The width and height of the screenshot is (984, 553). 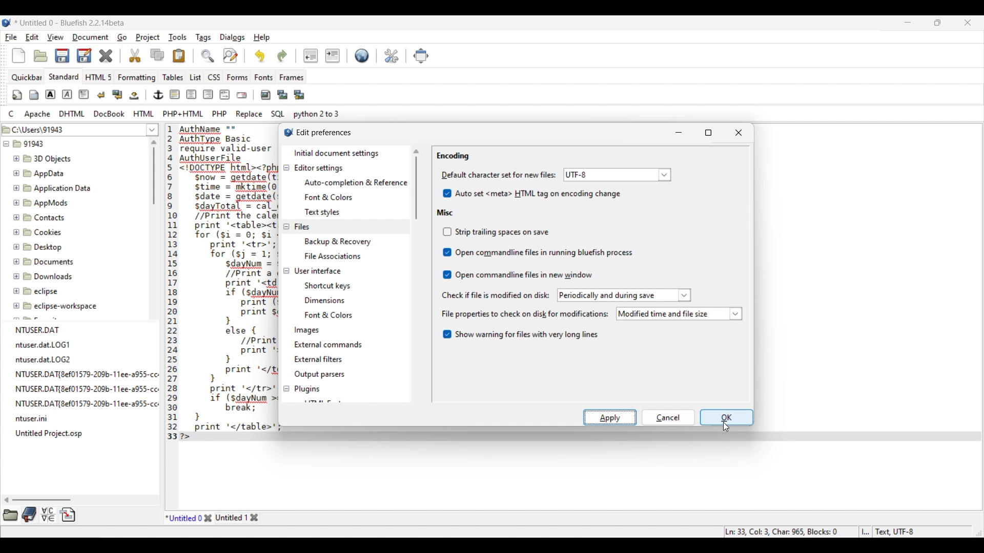 I want to click on Indicates file properties to check on disk for modification, so click(x=524, y=314).